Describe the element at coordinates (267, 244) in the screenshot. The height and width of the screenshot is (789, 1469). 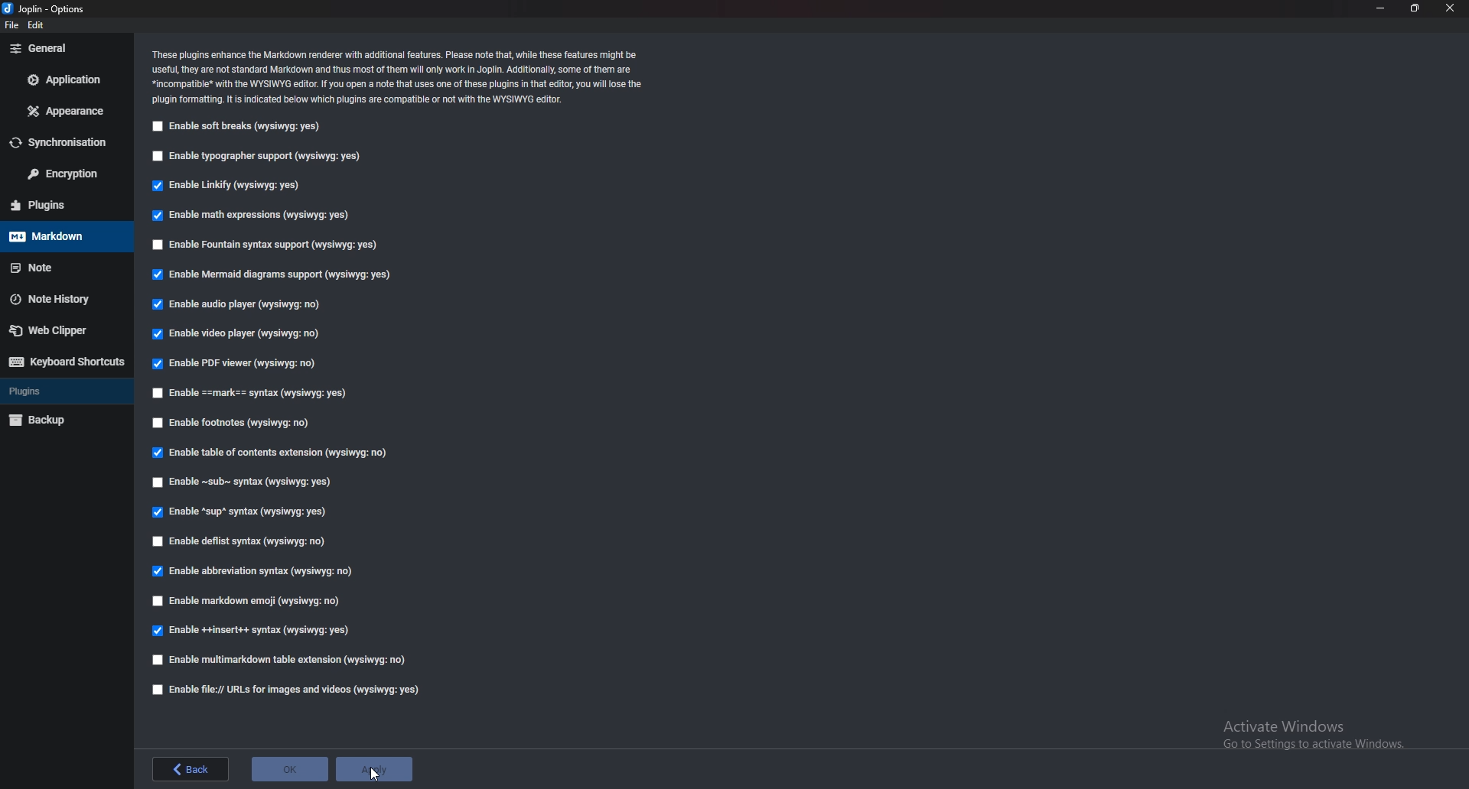
I see `Enable fountain syntax support` at that location.